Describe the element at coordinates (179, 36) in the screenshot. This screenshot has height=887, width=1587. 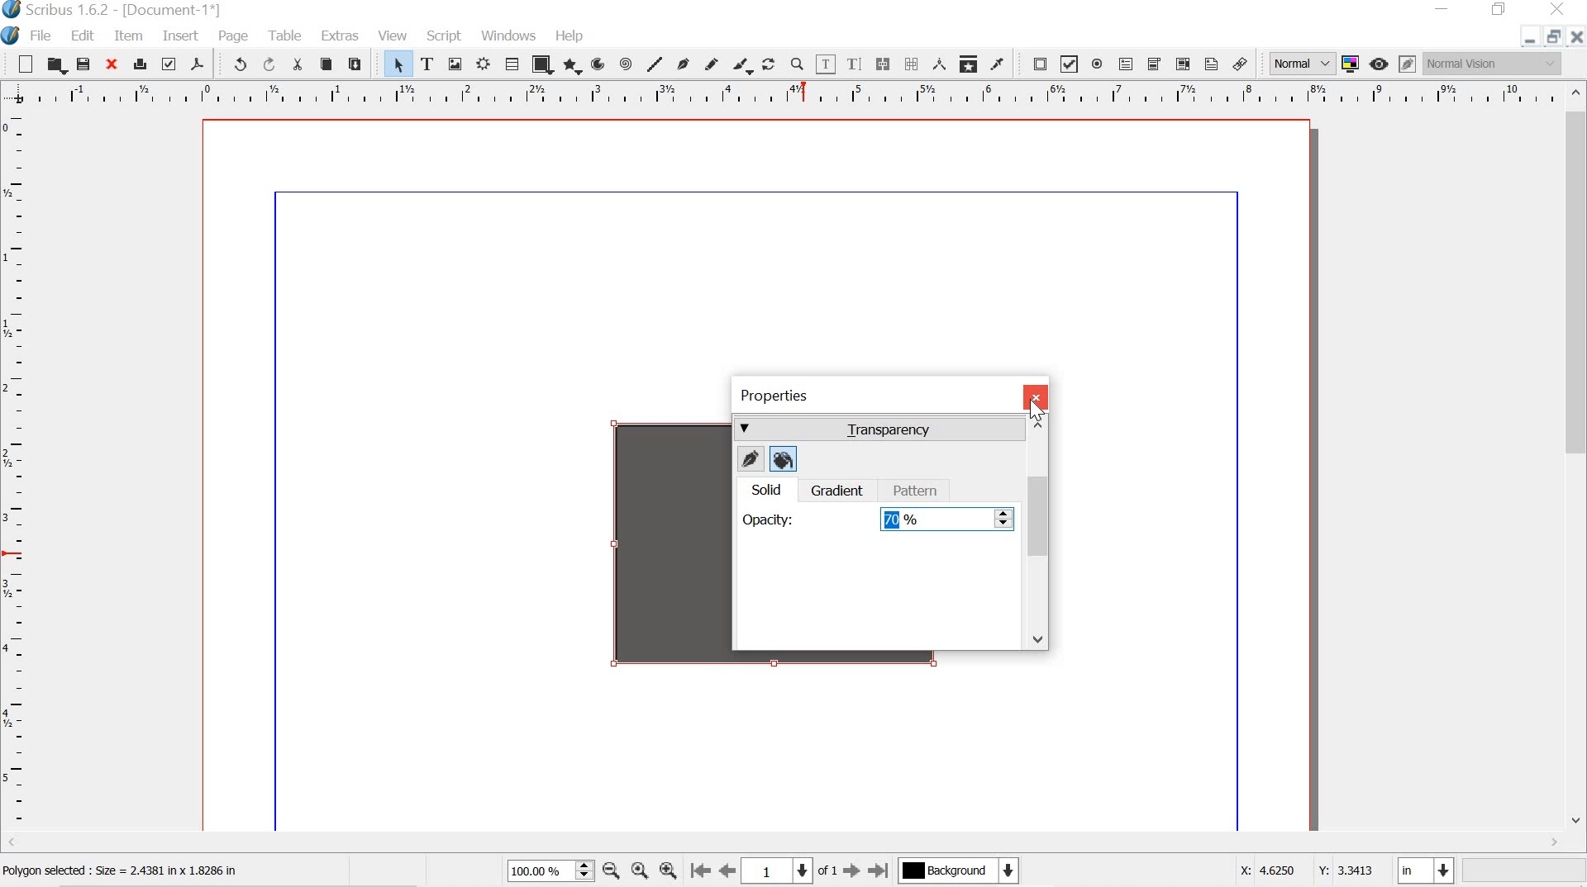
I see `insert` at that location.